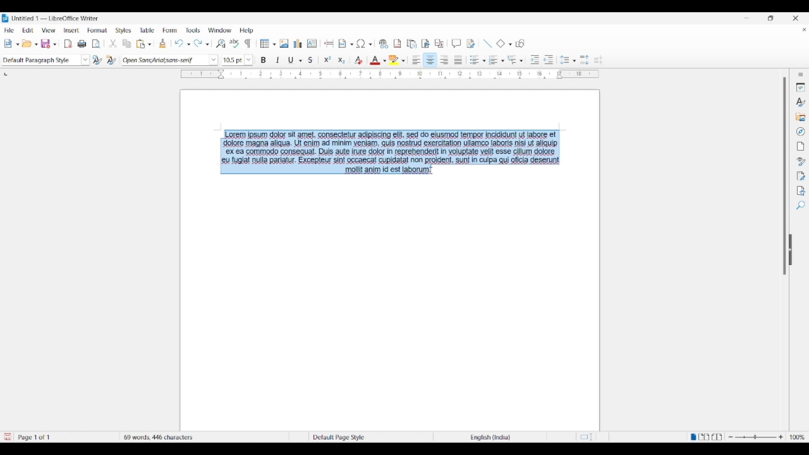 This screenshot has width=809, height=455. I want to click on 69 words, 446 characters, so click(159, 436).